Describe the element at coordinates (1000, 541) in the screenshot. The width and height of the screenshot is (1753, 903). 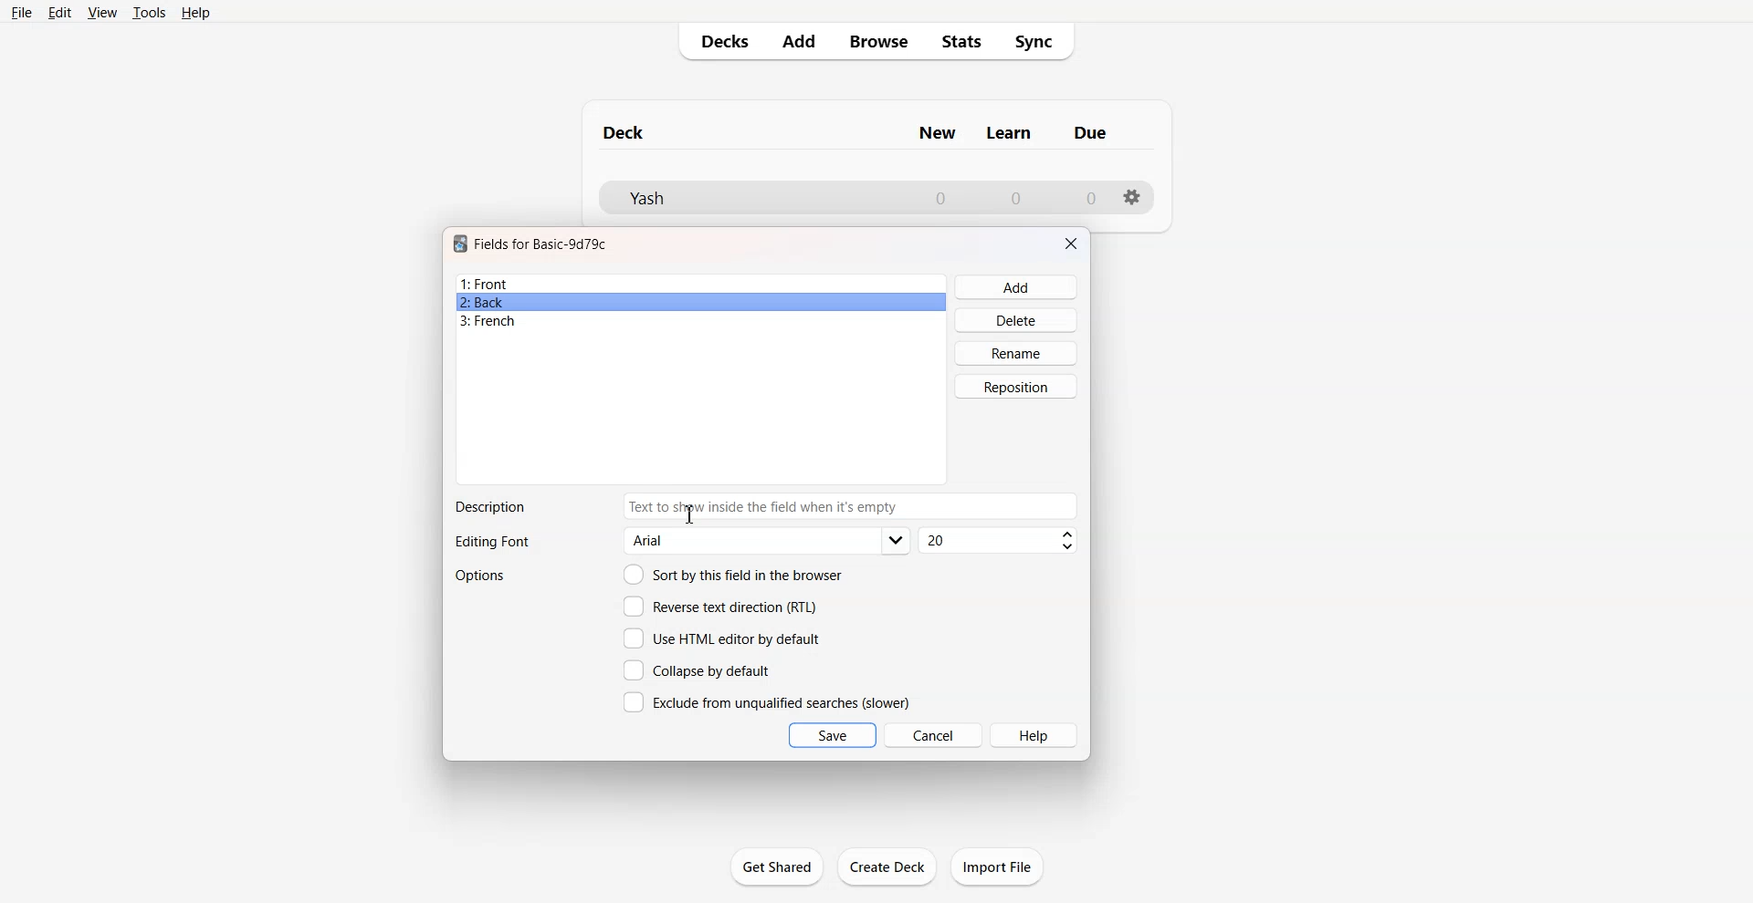
I see `Font size` at that location.